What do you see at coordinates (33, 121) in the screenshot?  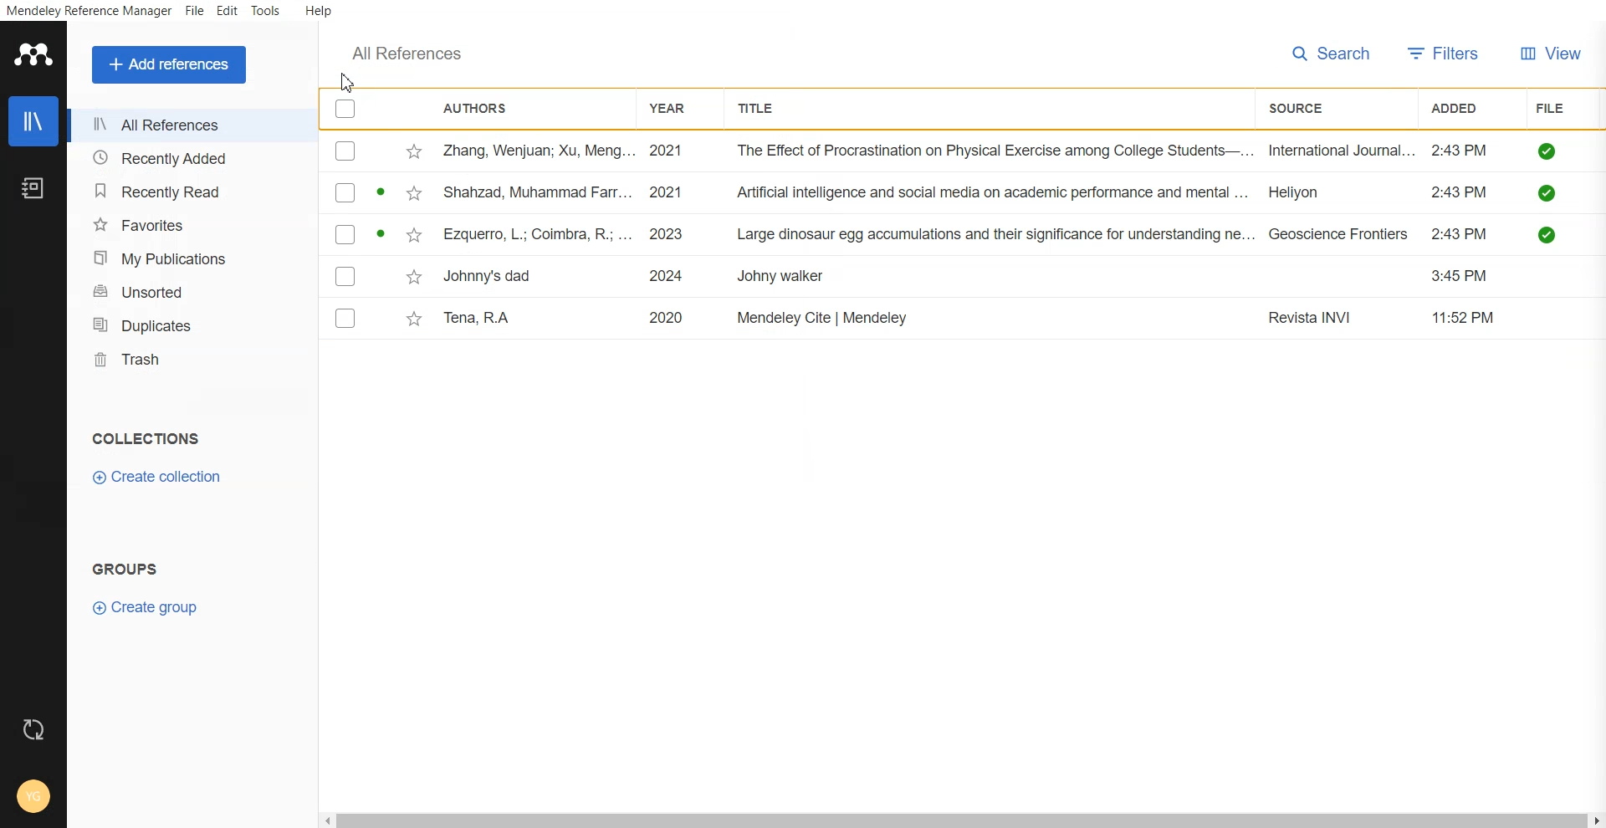 I see `Library` at bounding box center [33, 121].